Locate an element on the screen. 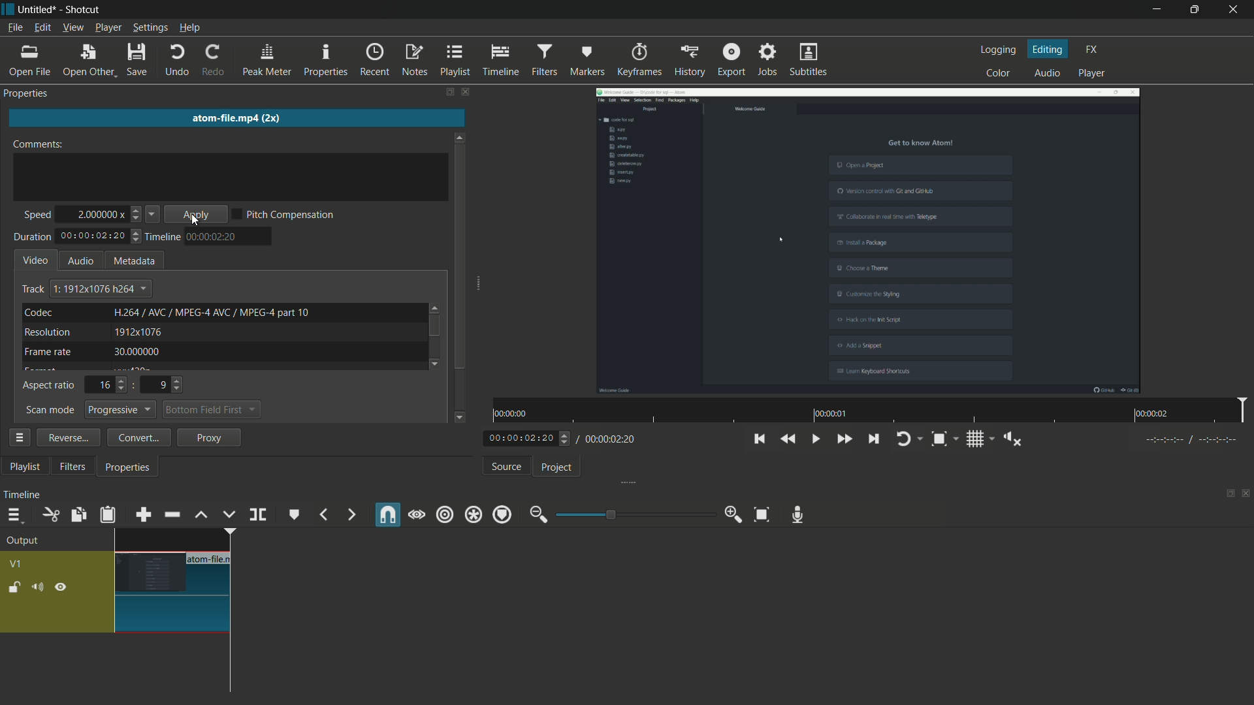 The image size is (1254, 705). project is located at coordinates (558, 467).